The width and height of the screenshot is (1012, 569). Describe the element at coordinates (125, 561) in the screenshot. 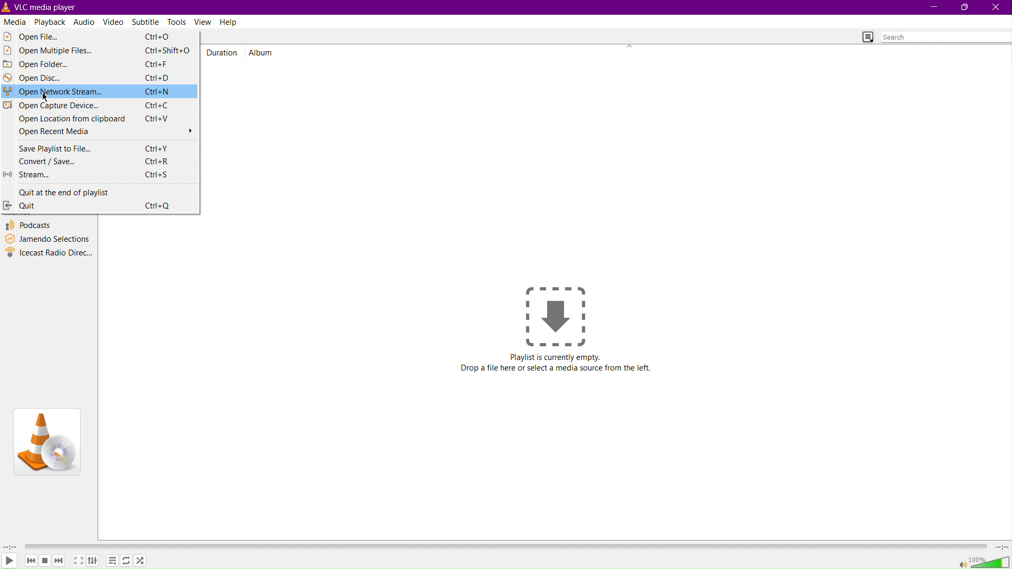

I see `Toggle Loop` at that location.